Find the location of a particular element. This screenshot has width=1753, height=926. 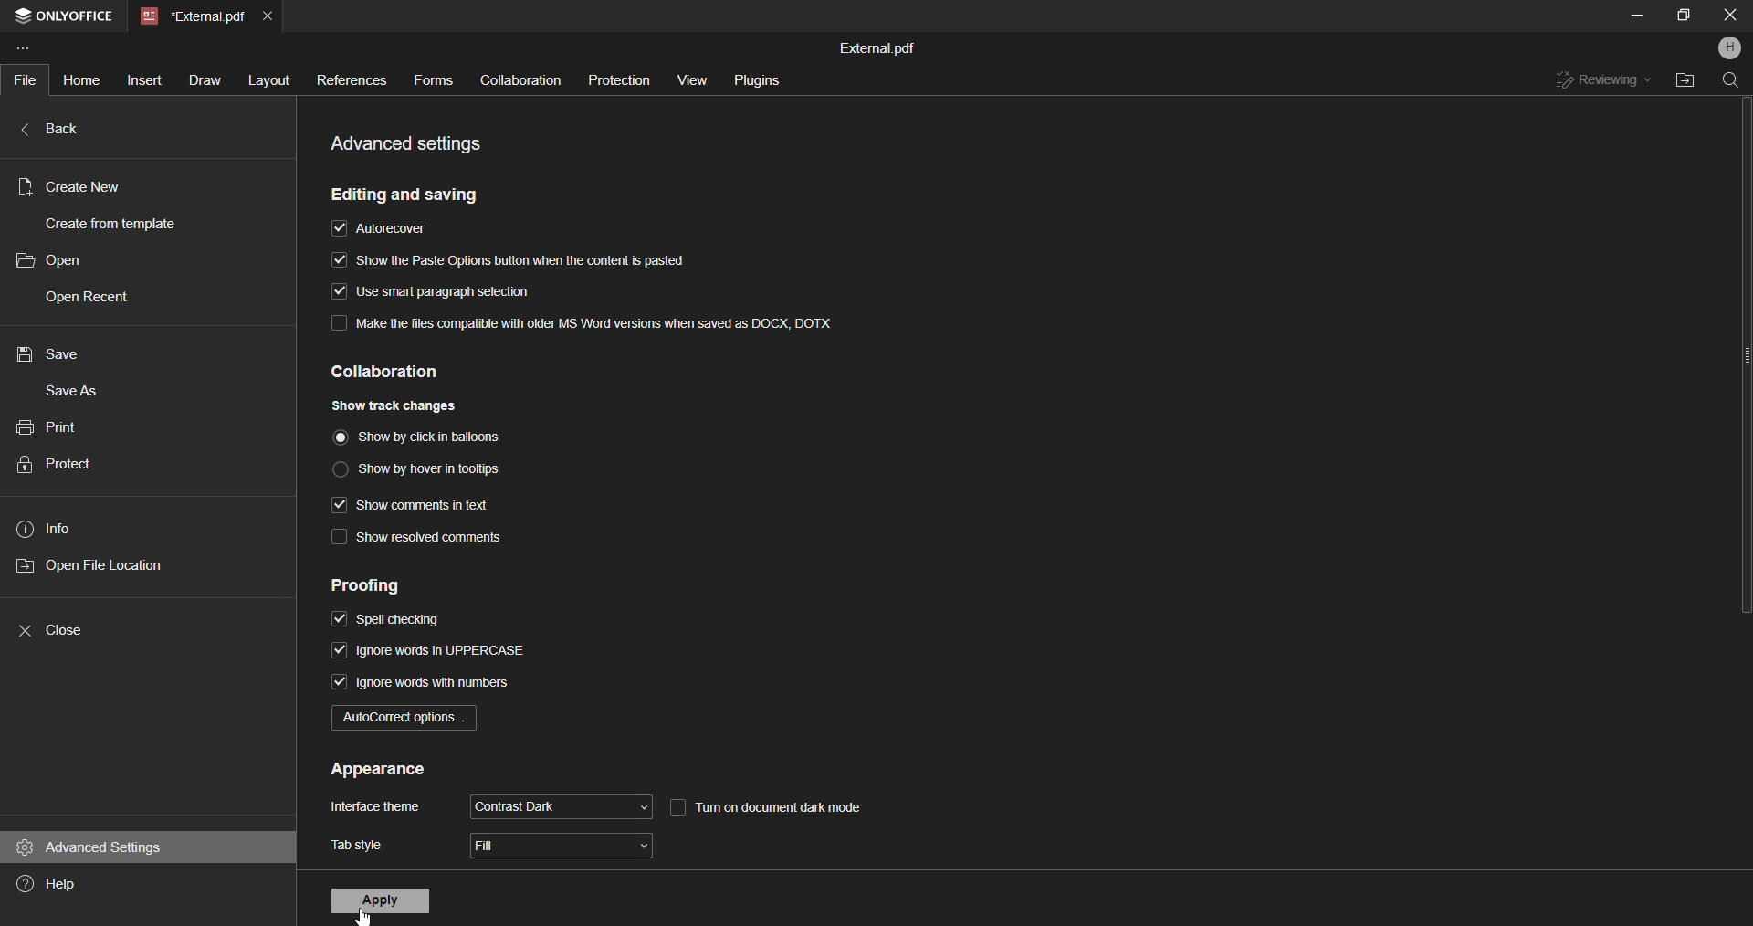

help is located at coordinates (63, 882).